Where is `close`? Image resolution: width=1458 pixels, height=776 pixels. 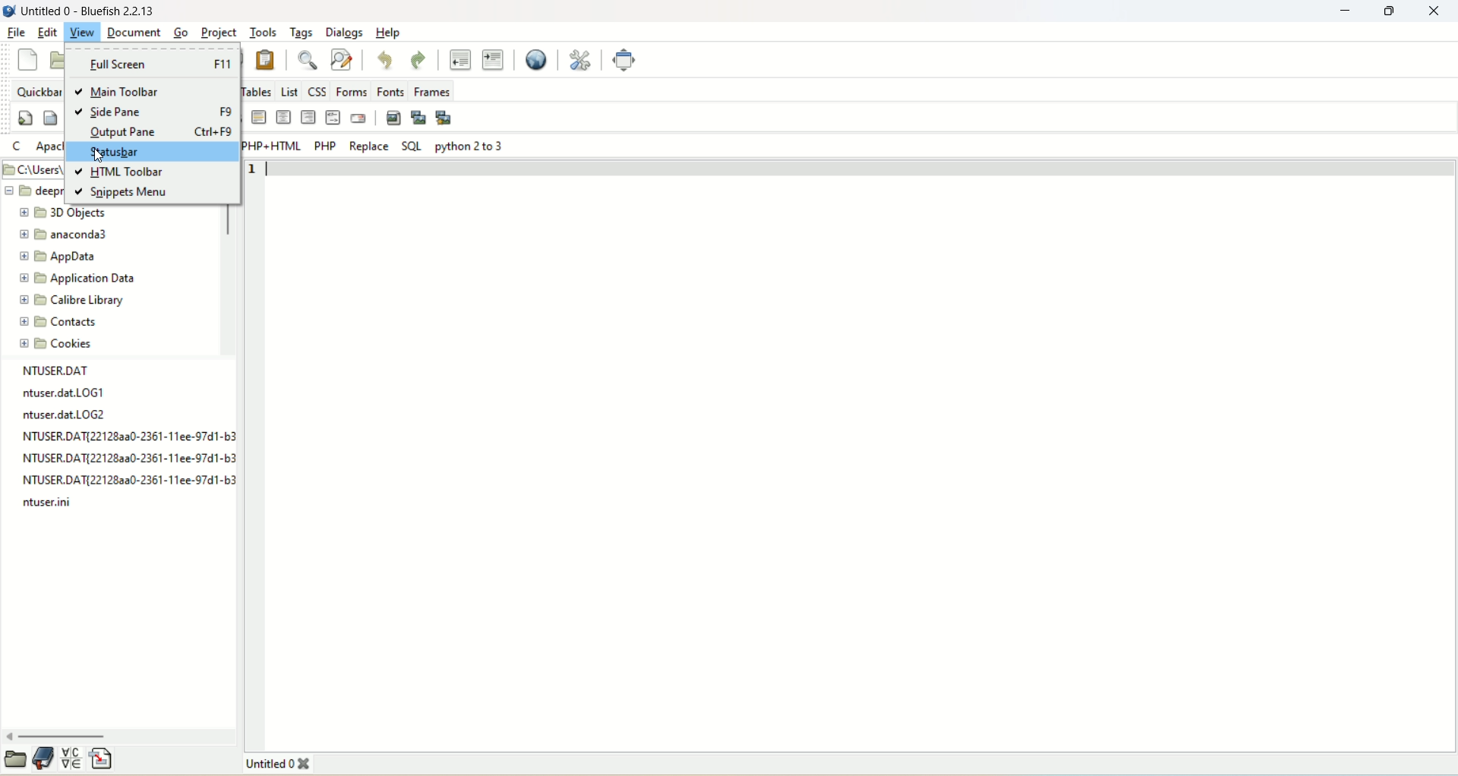
close is located at coordinates (1437, 12).